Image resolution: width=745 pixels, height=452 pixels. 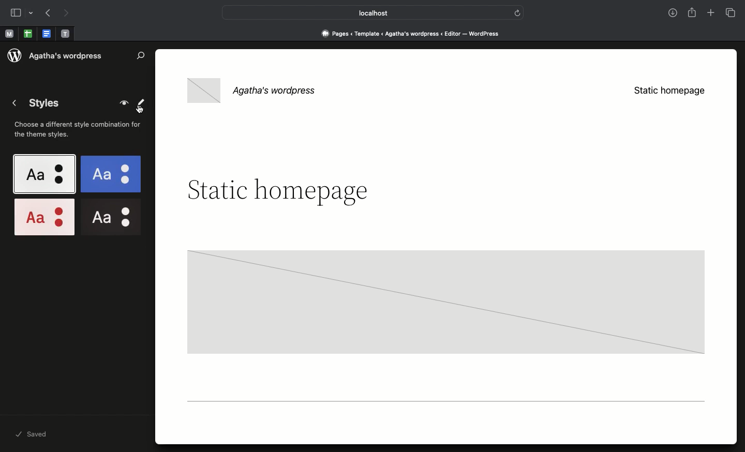 I want to click on cursor, so click(x=140, y=110).